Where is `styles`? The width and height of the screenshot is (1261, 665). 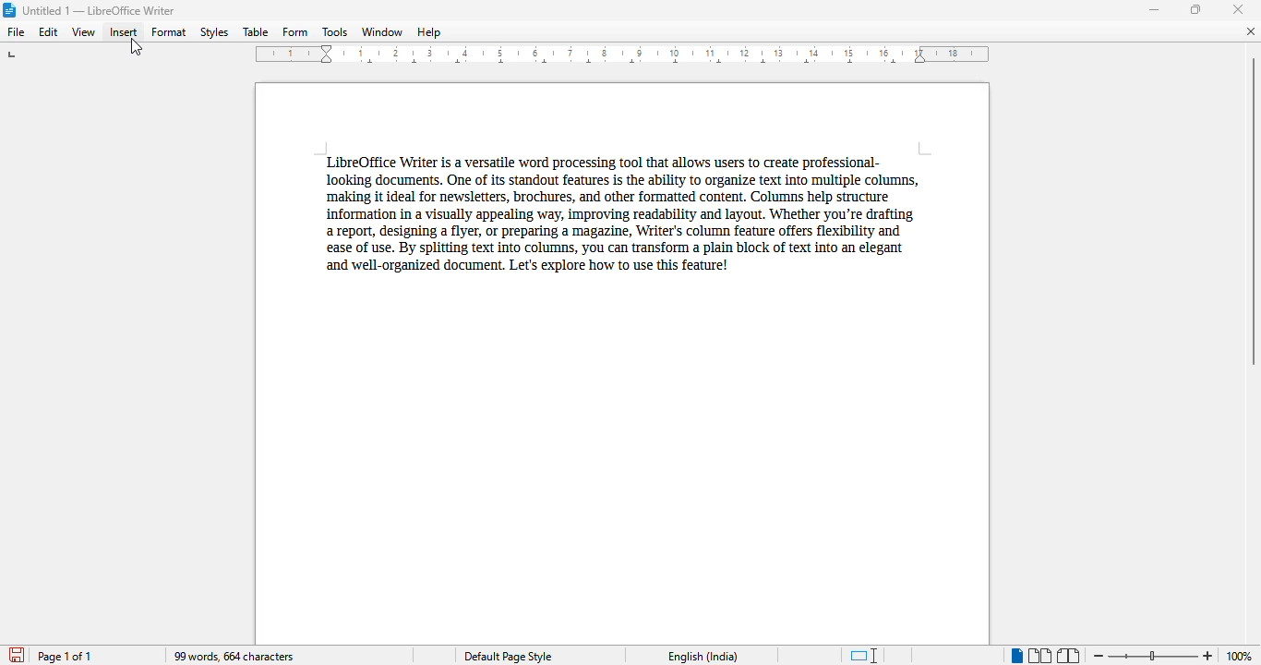 styles is located at coordinates (213, 32).